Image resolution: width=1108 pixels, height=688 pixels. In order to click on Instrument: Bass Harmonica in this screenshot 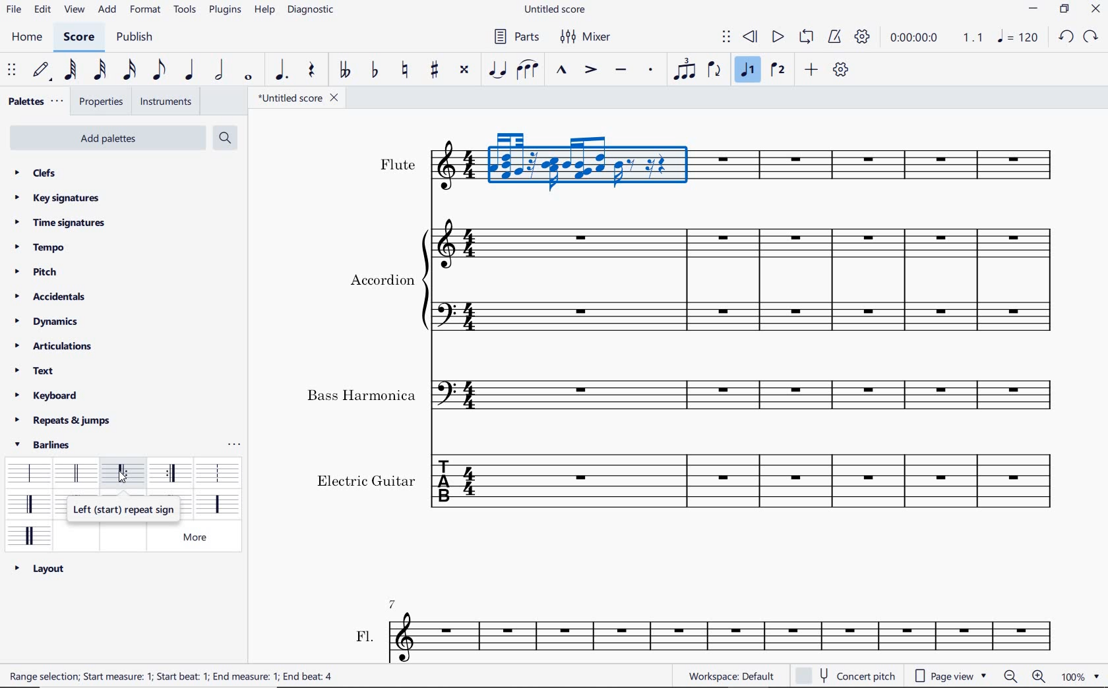, I will do `click(751, 390)`.